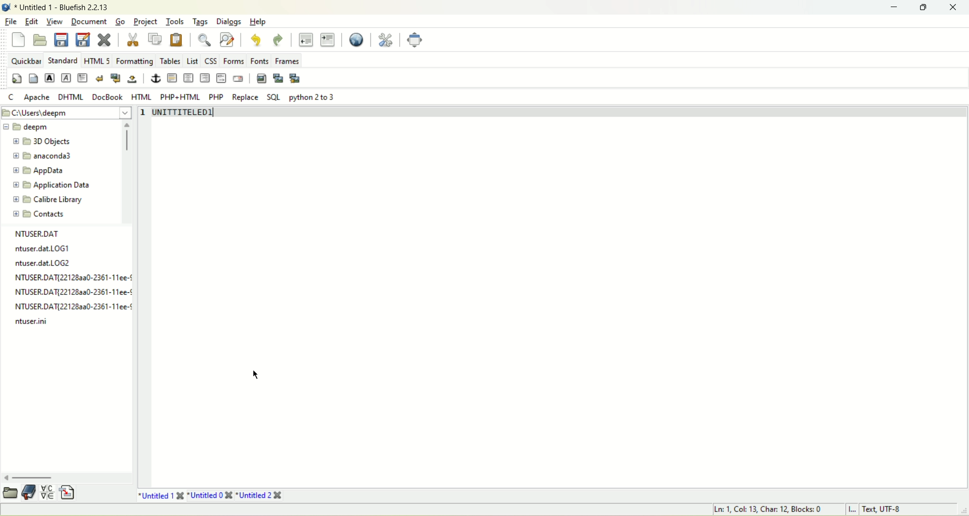  What do you see at coordinates (156, 39) in the screenshot?
I see `copy` at bounding box center [156, 39].